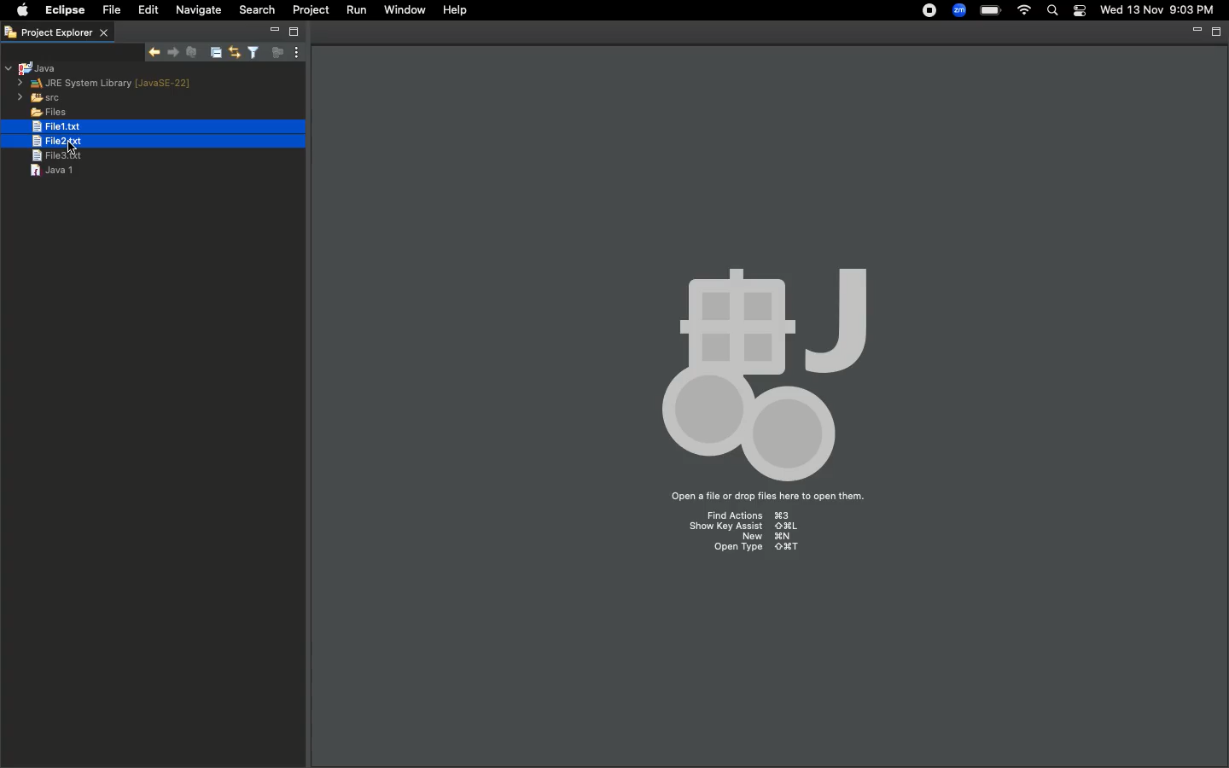 The image size is (1229, 768). What do you see at coordinates (1025, 10) in the screenshot?
I see `Internet` at bounding box center [1025, 10].